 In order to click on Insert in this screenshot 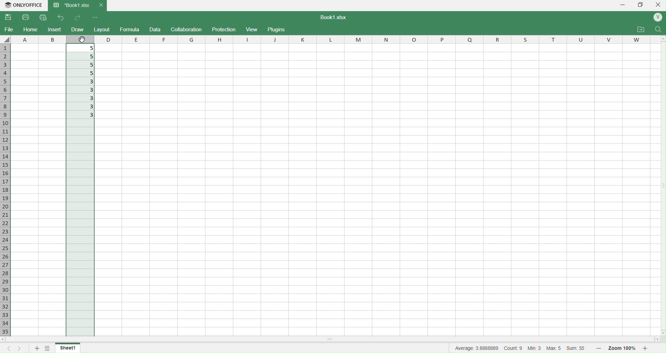, I will do `click(55, 29)`.